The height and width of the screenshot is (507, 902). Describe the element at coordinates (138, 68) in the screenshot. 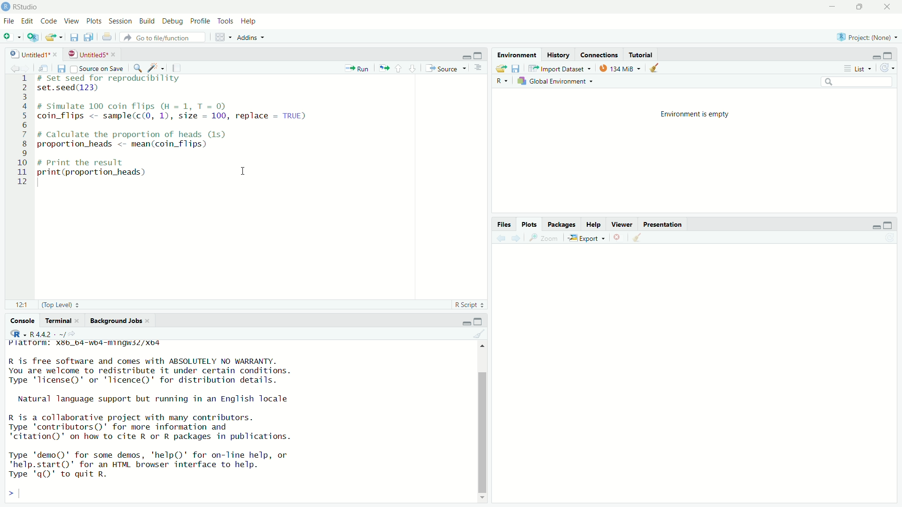

I see `find/replace` at that location.